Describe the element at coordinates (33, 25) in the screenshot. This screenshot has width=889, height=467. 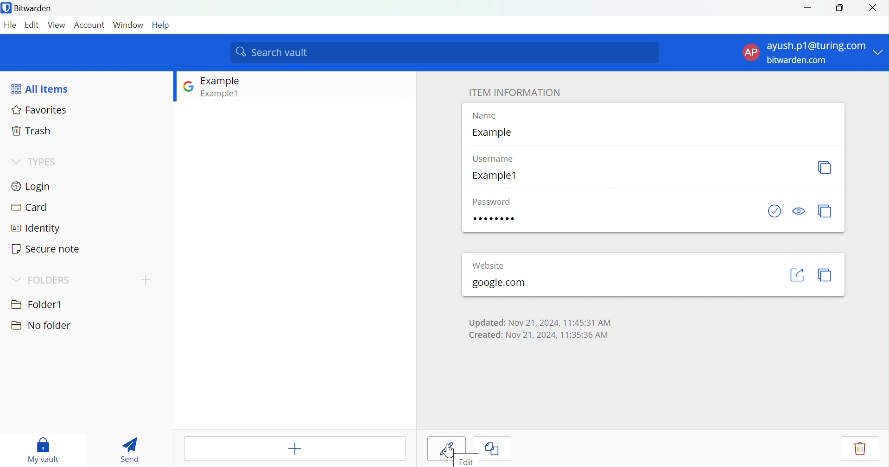
I see `Edit` at that location.